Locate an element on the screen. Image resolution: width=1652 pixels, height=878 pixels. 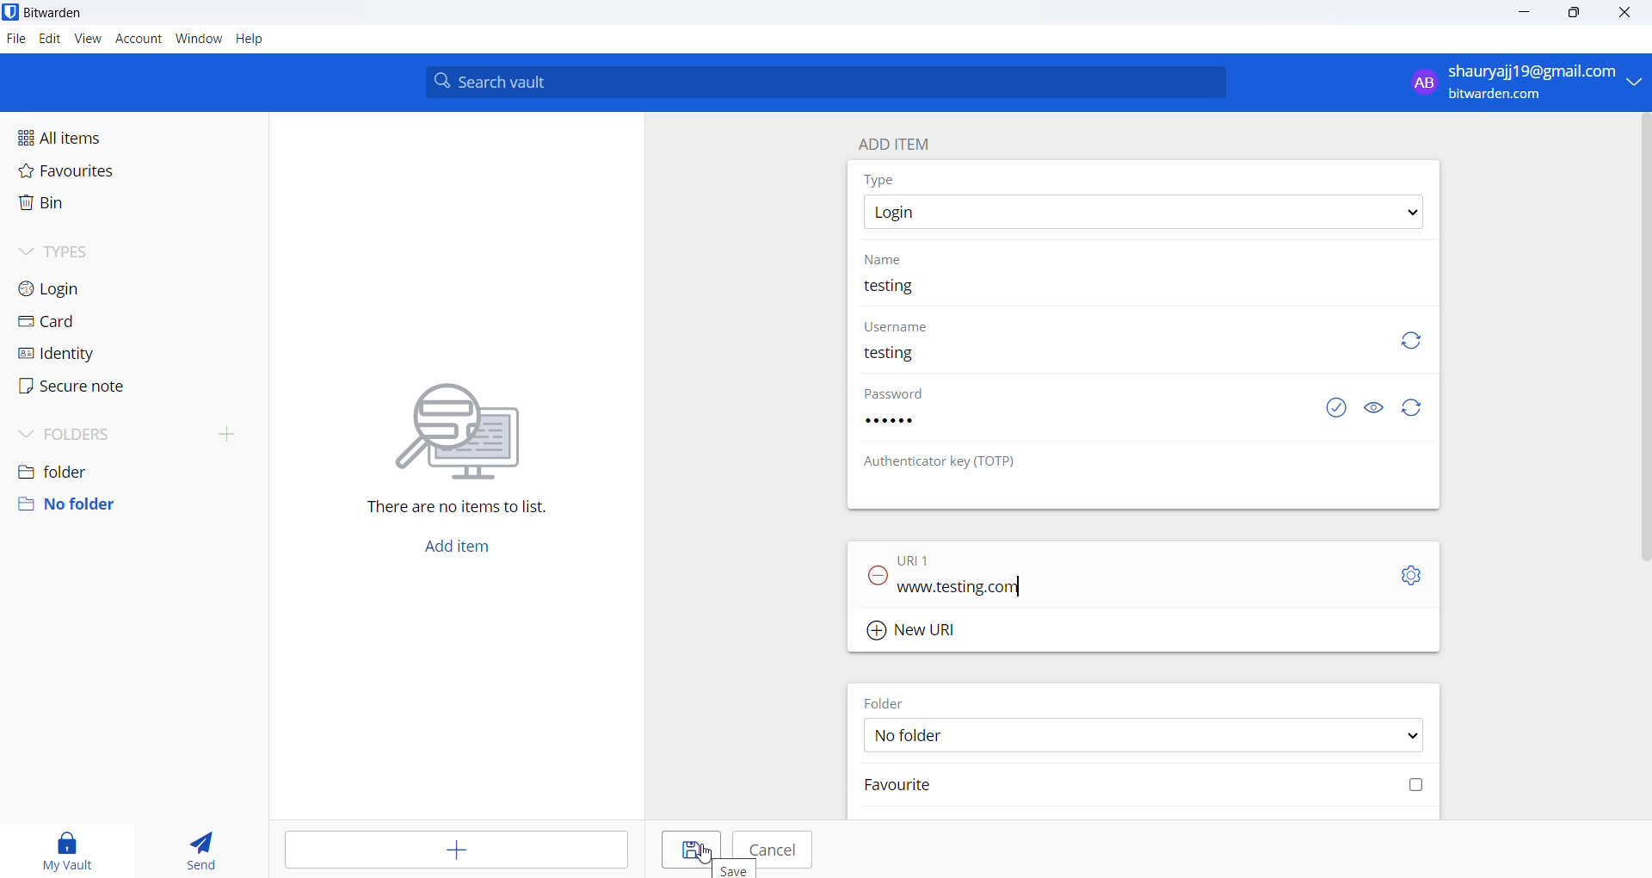
OTP heading: Authenticator key (TOTP) is located at coordinates (946, 461).